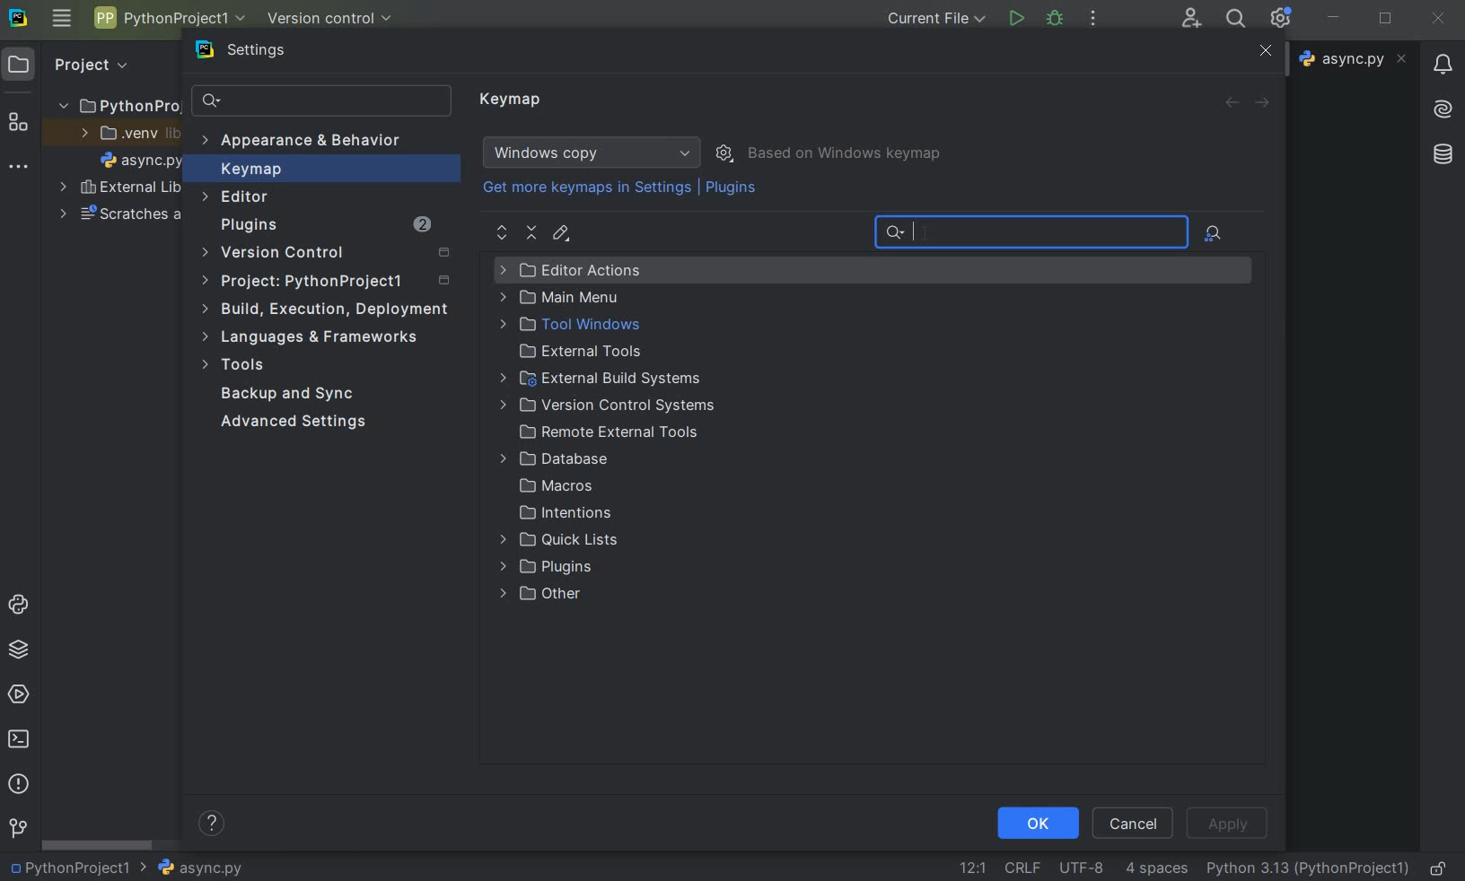 The height and width of the screenshot is (881, 1465). What do you see at coordinates (915, 235) in the screenshot?
I see `editor` at bounding box center [915, 235].